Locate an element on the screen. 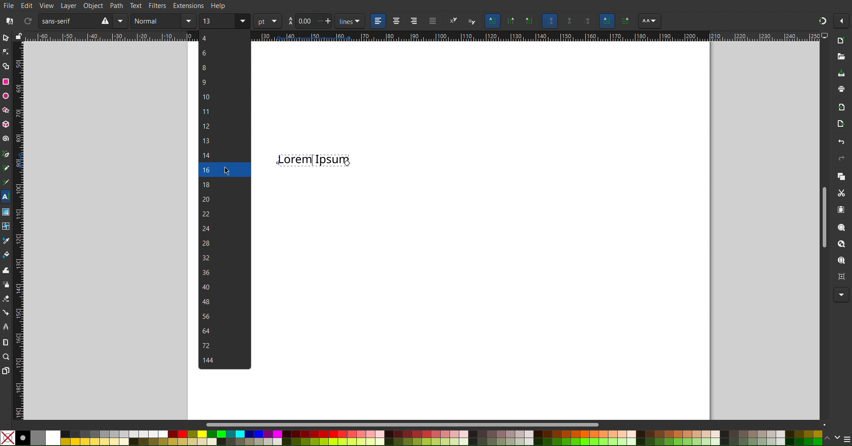   is located at coordinates (586, 22).